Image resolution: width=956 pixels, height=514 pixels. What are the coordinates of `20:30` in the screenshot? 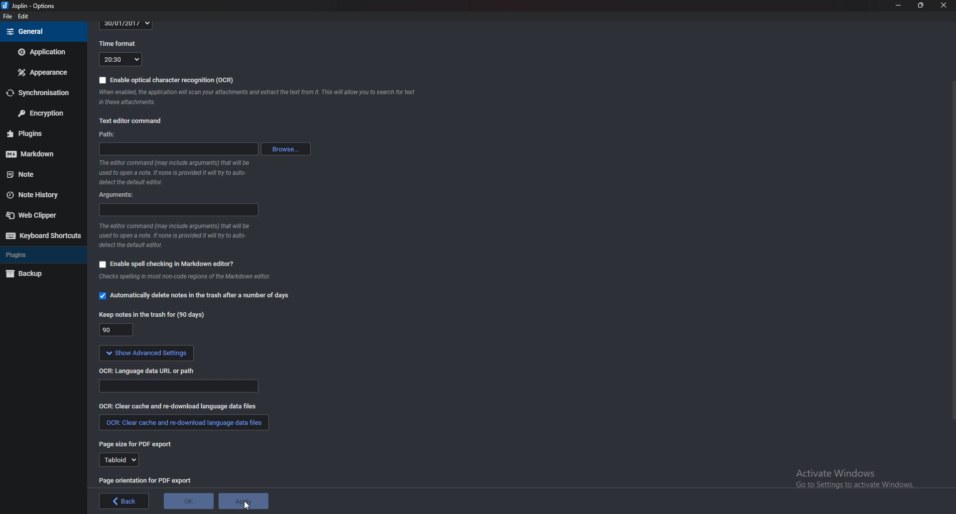 It's located at (120, 59).